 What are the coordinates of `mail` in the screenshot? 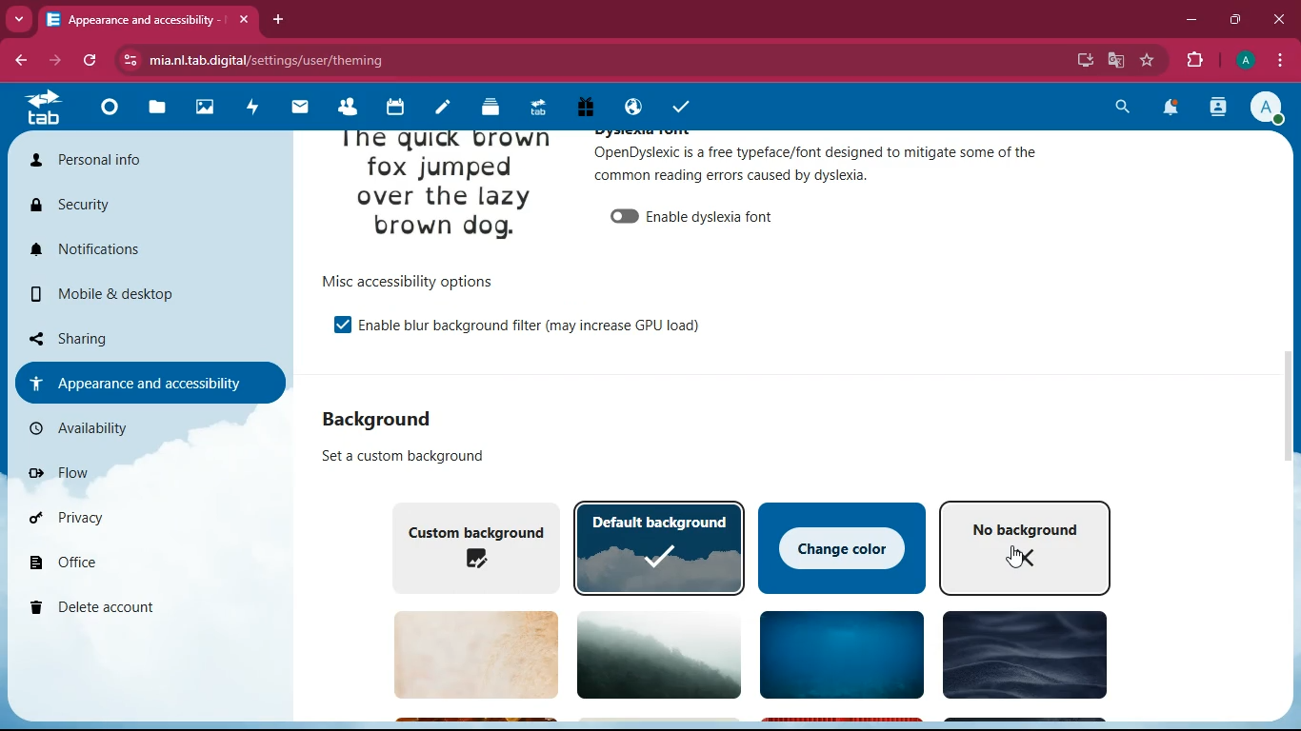 It's located at (298, 109).